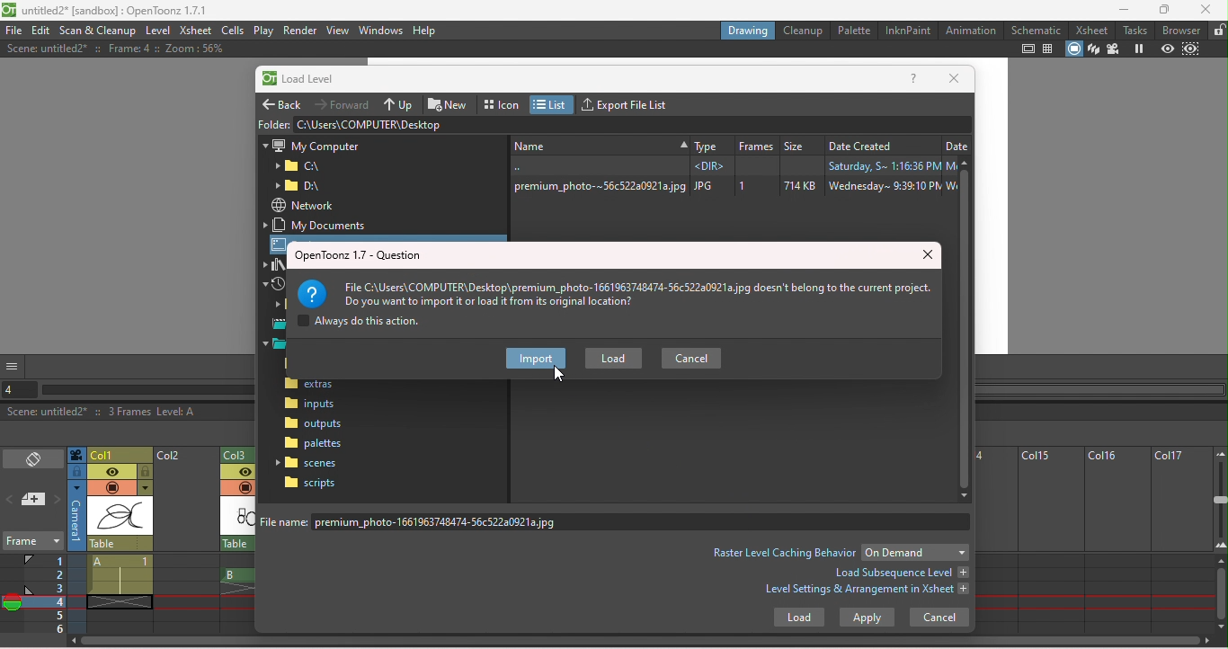 The width and height of the screenshot is (1228, 649). What do you see at coordinates (13, 31) in the screenshot?
I see `file` at bounding box center [13, 31].